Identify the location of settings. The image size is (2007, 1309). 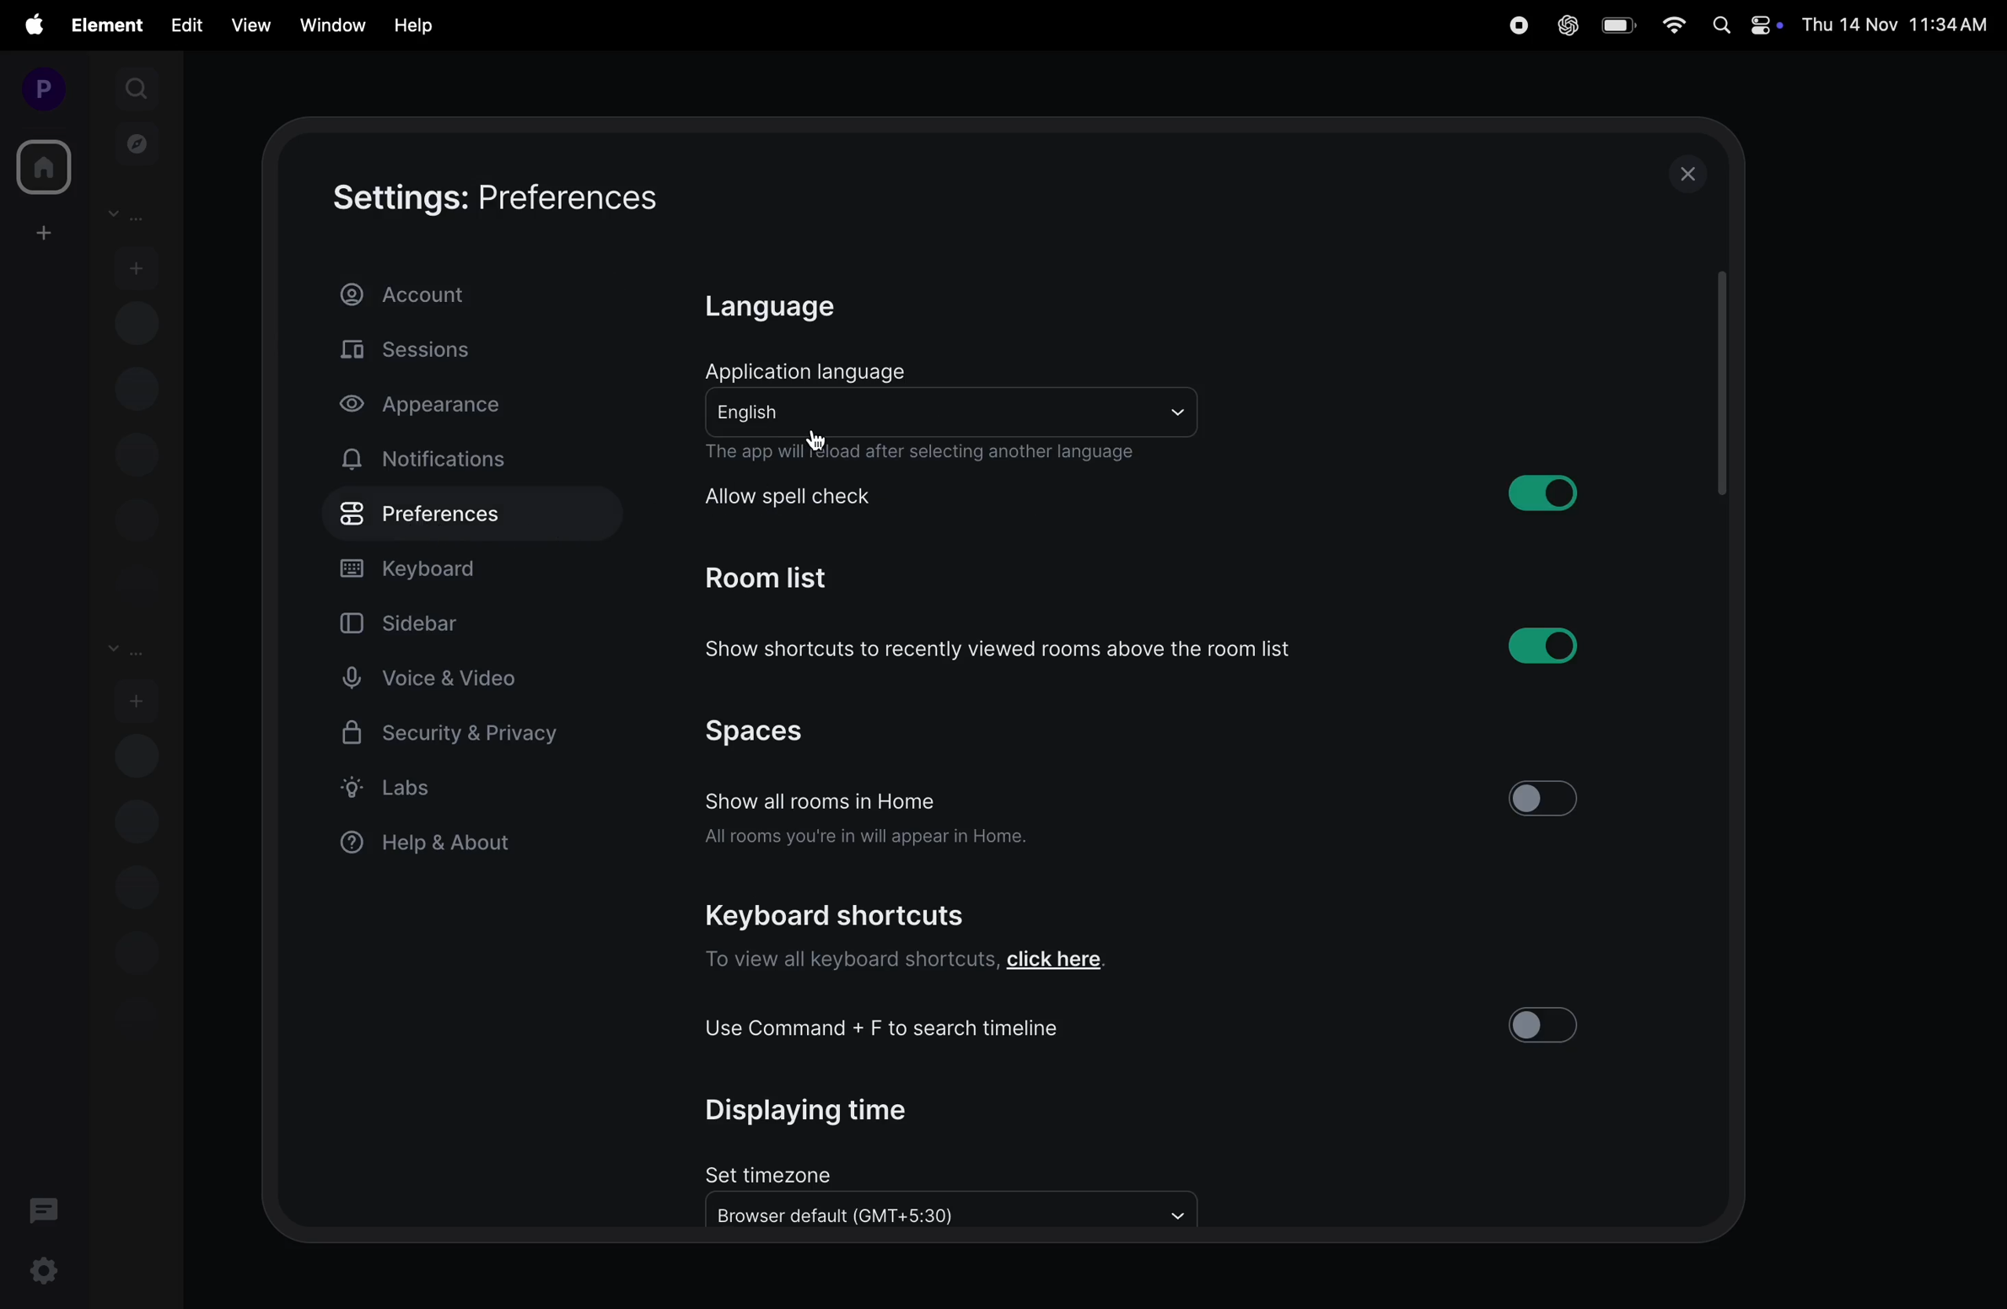
(46, 1274).